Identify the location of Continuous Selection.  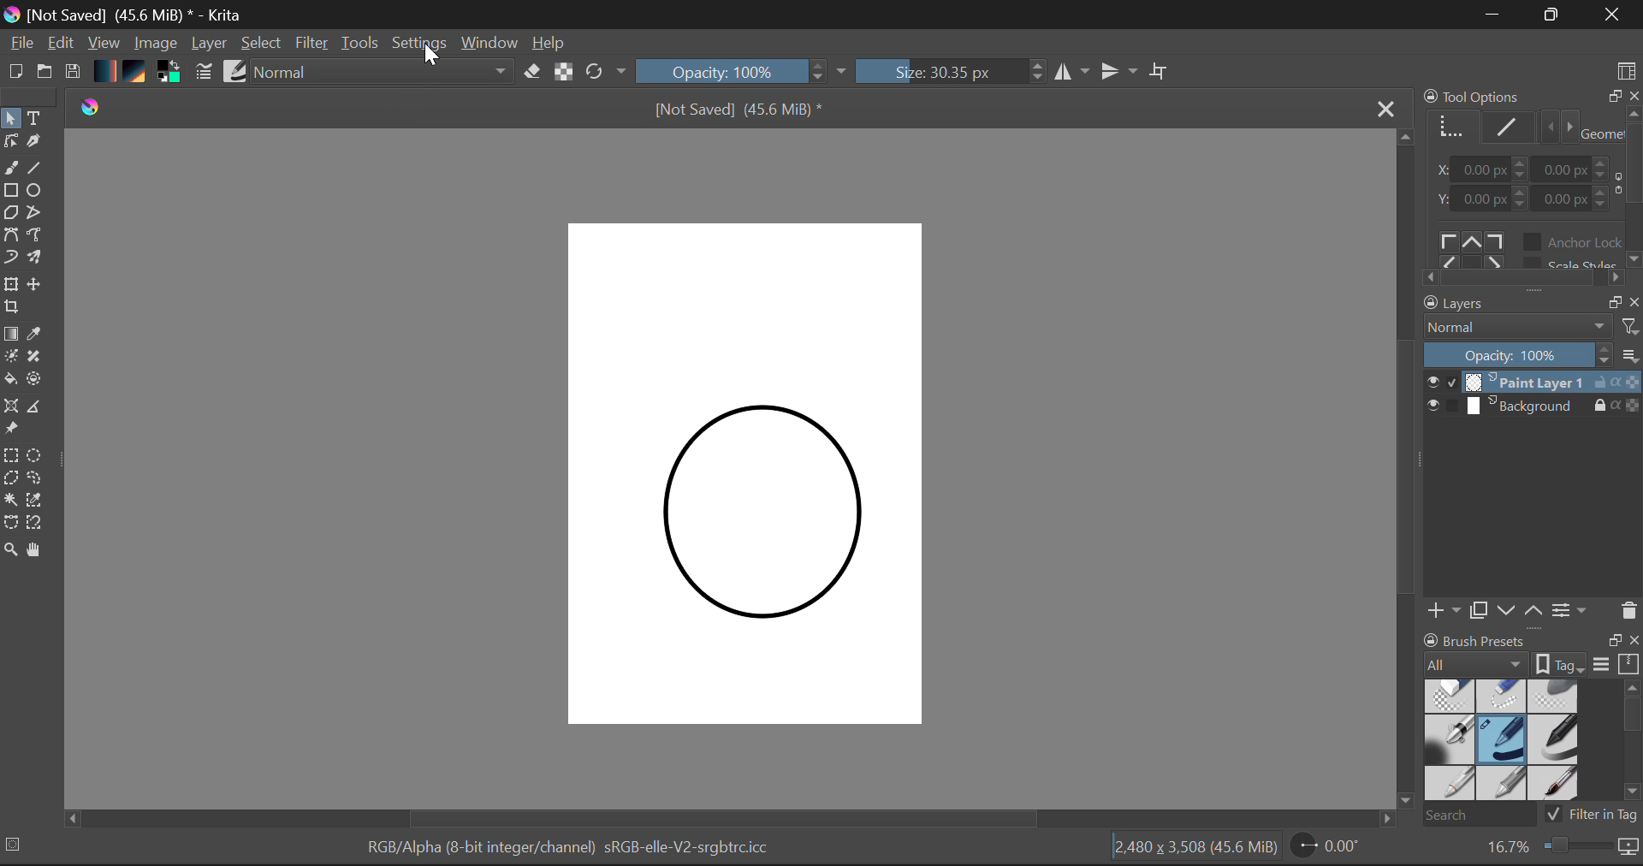
(10, 501).